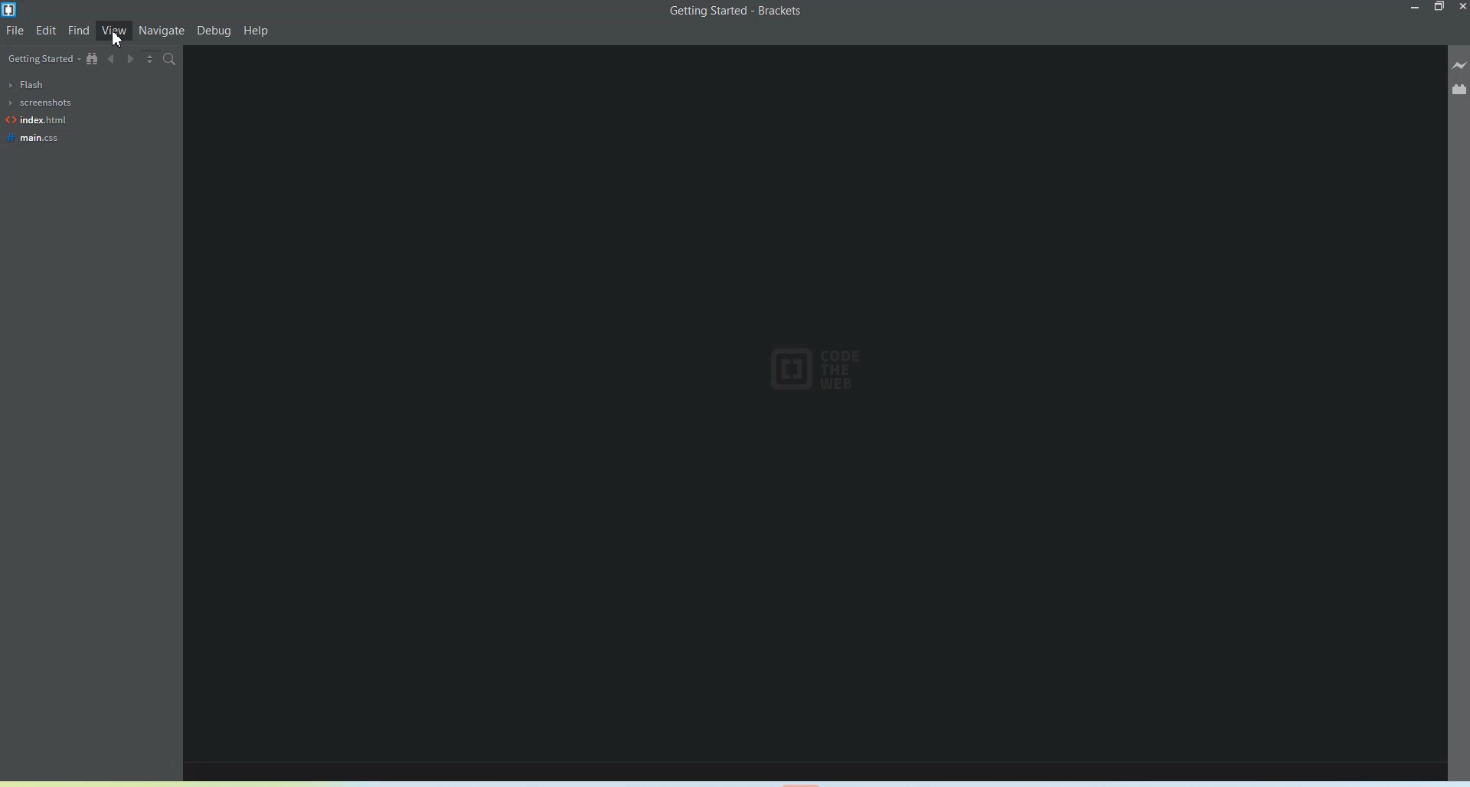 This screenshot has width=1470, height=787. Describe the element at coordinates (1440, 7) in the screenshot. I see `Maximize` at that location.